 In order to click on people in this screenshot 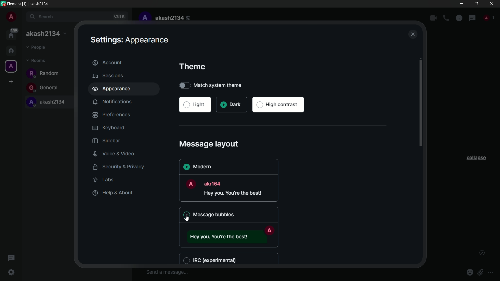, I will do `click(488, 17)`.